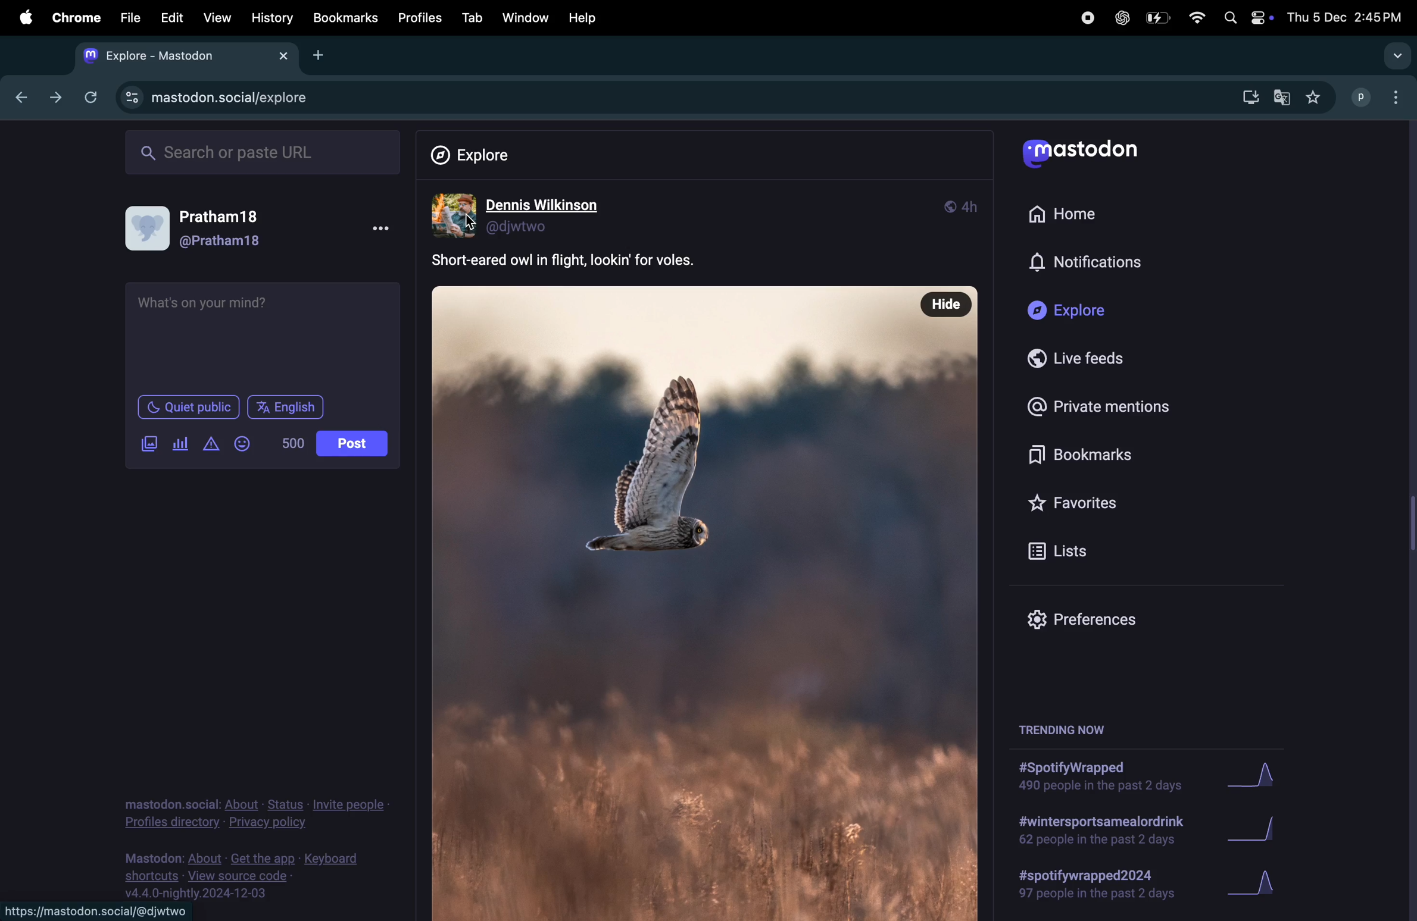  I want to click on options, so click(380, 227).